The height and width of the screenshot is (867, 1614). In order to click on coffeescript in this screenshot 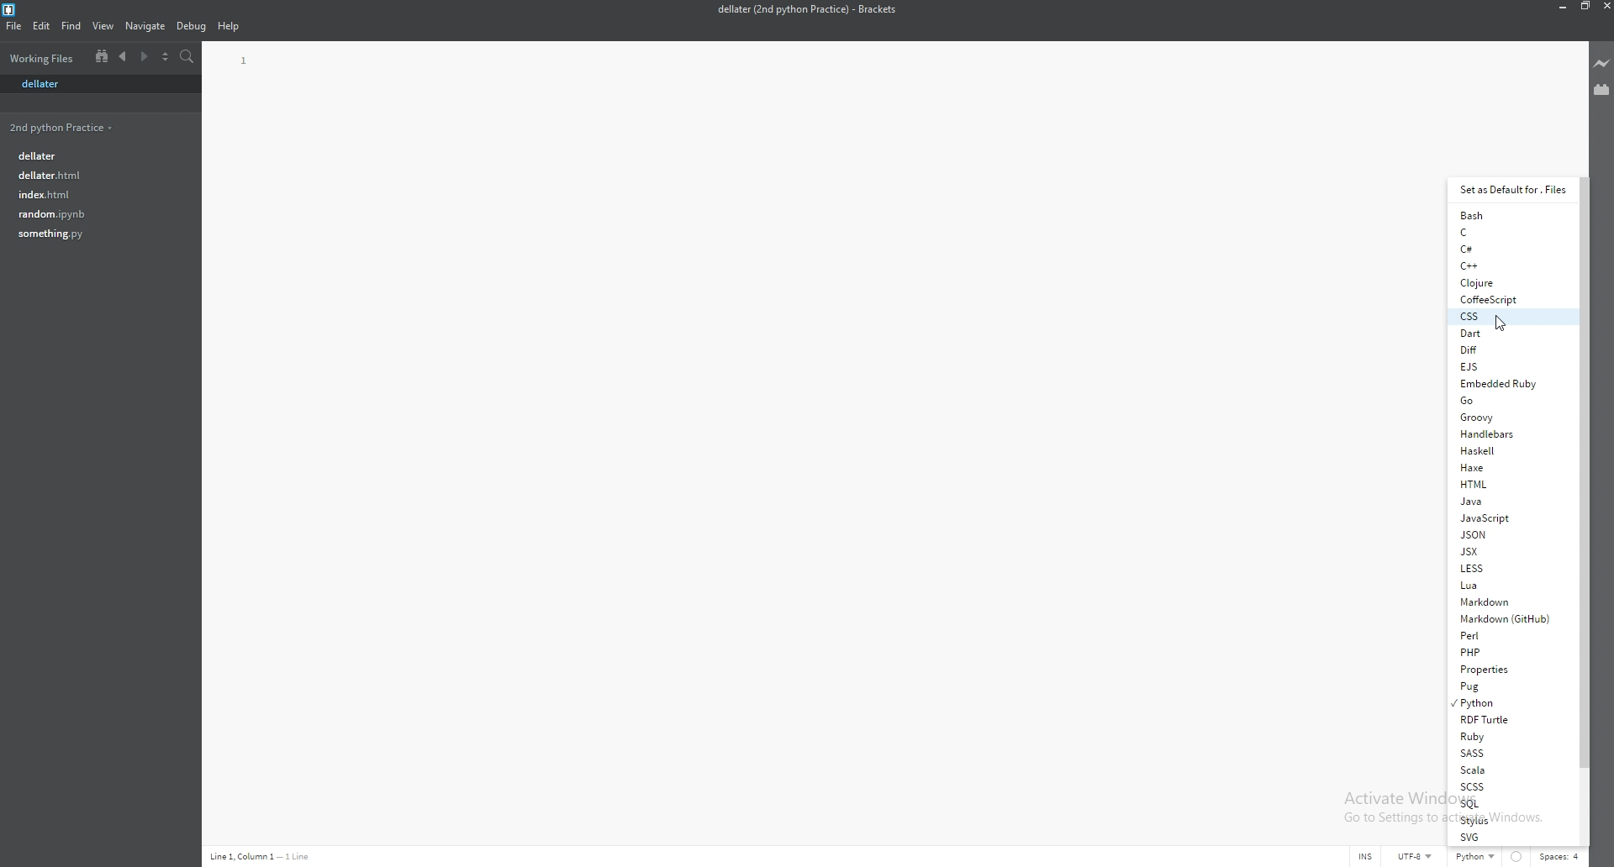, I will do `click(1510, 299)`.